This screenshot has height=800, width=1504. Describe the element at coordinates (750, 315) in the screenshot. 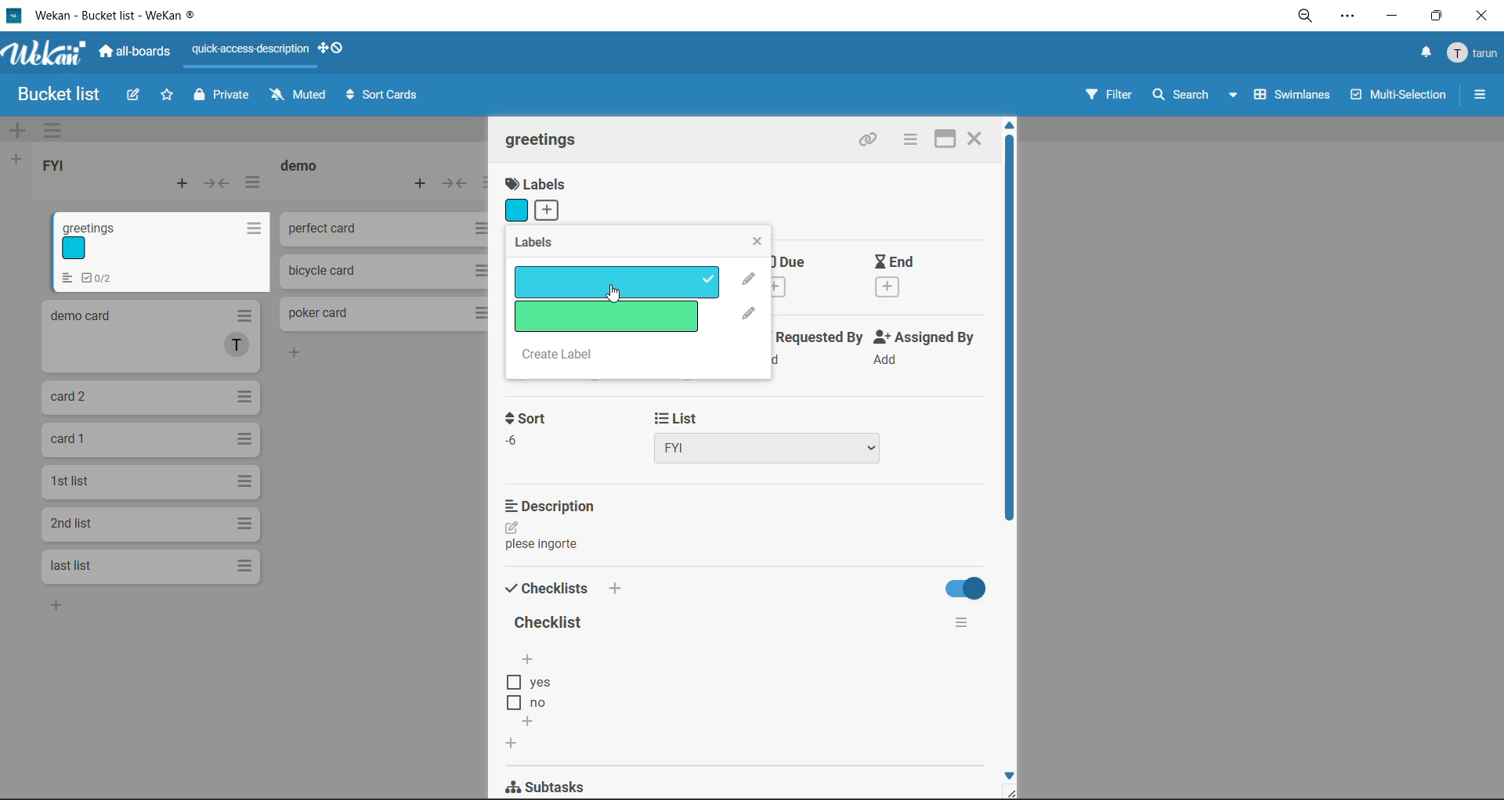

I see `edit label` at that location.